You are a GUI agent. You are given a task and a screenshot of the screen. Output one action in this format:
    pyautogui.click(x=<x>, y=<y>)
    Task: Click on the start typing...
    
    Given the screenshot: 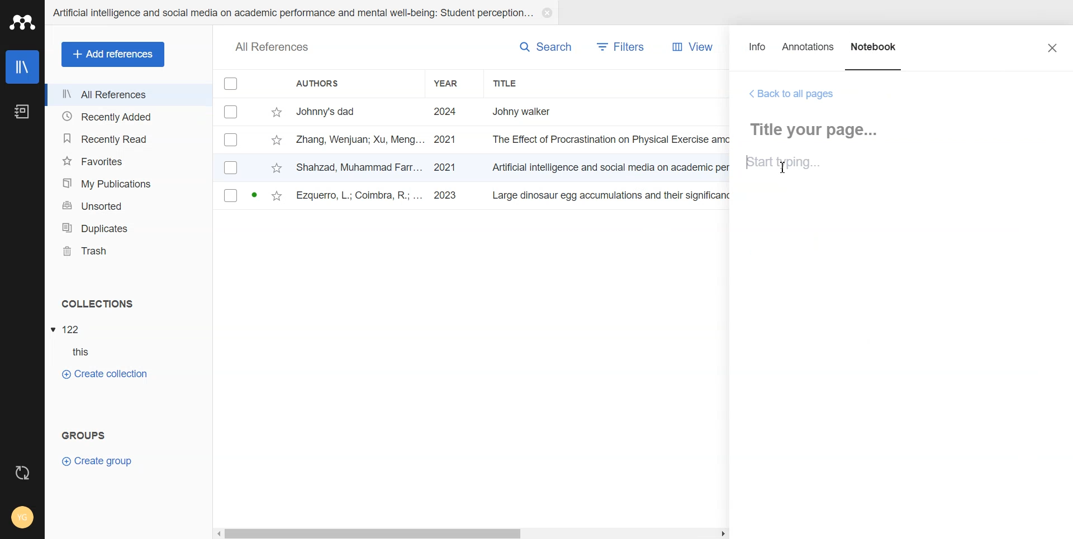 What is the action you would take?
    pyautogui.click(x=786, y=165)
    